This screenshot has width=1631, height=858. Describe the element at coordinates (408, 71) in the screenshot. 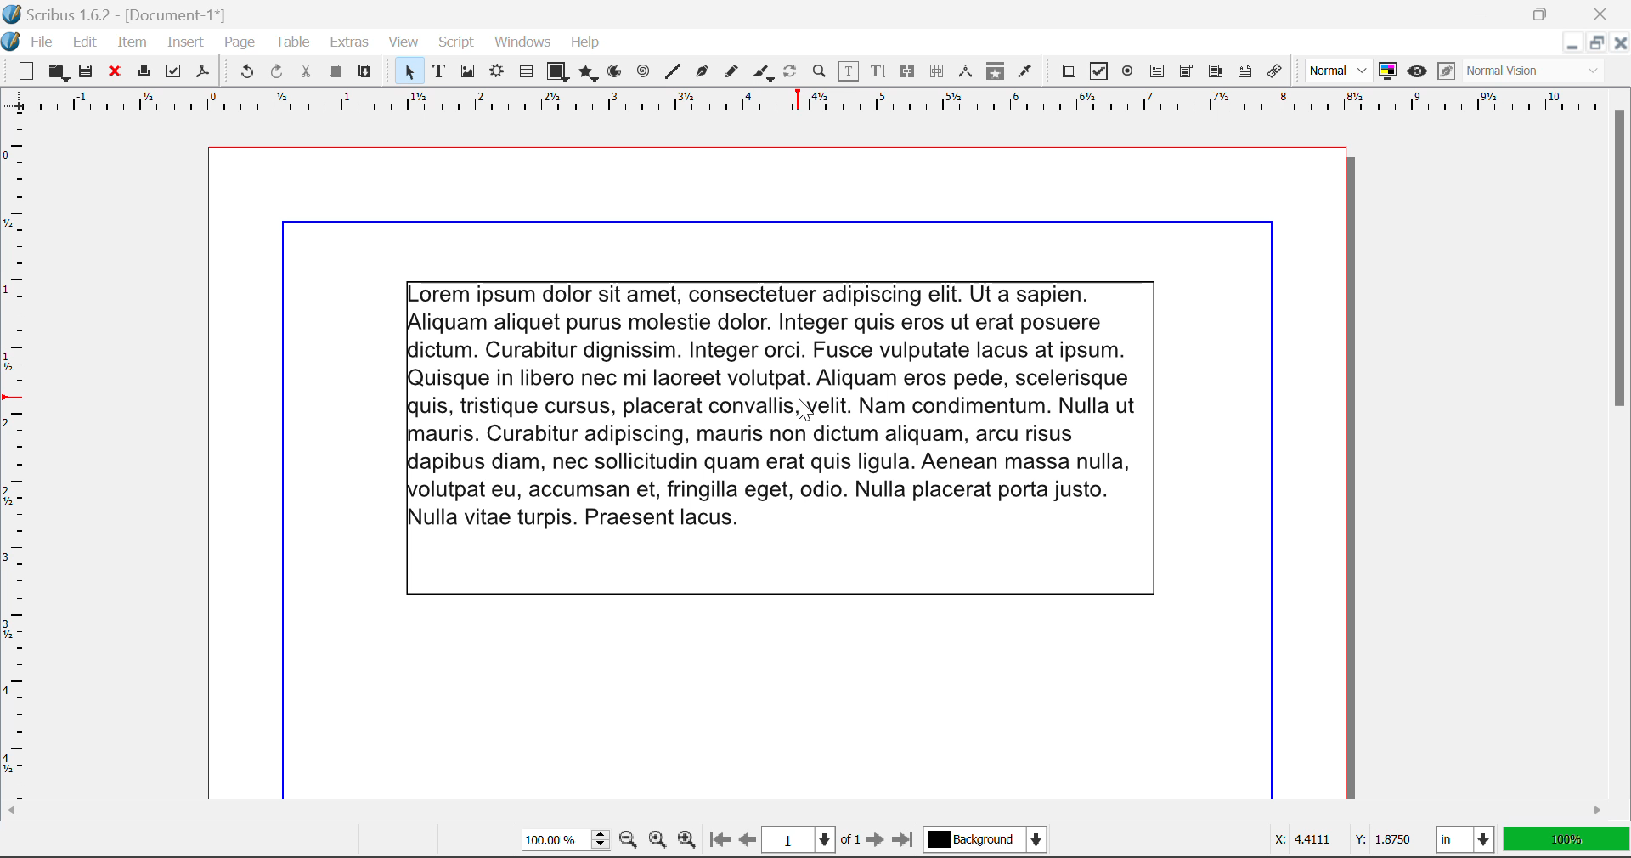

I see `Select` at that location.